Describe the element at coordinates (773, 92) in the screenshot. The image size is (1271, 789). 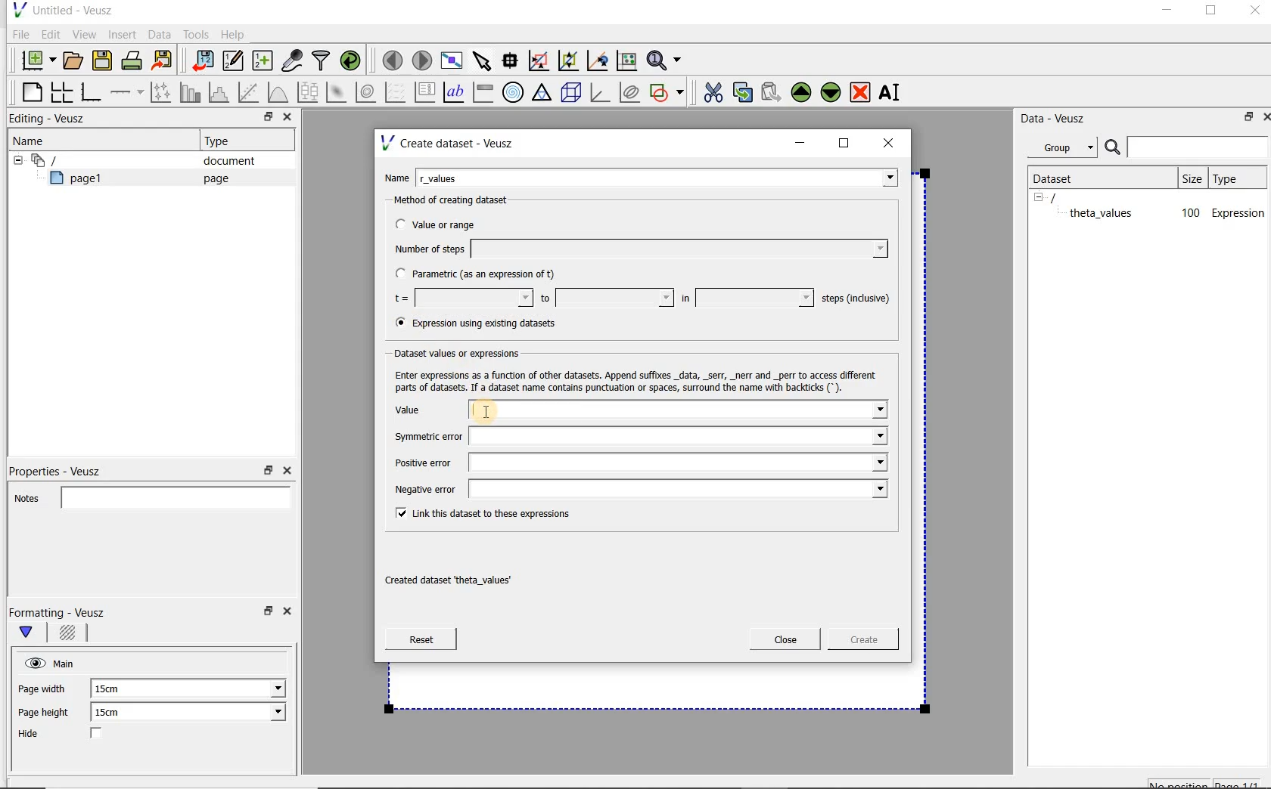
I see `Paste widget from the clipboard` at that location.